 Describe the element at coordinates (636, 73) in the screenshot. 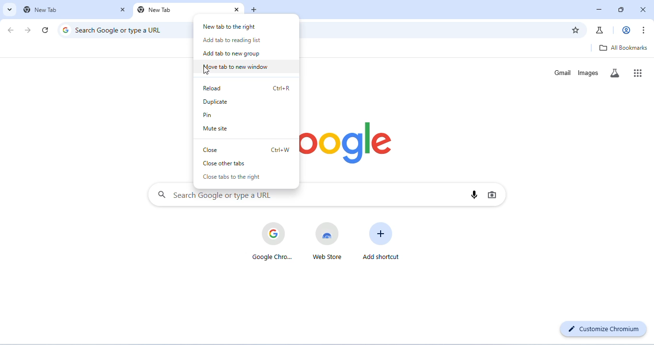

I see `google apps` at that location.